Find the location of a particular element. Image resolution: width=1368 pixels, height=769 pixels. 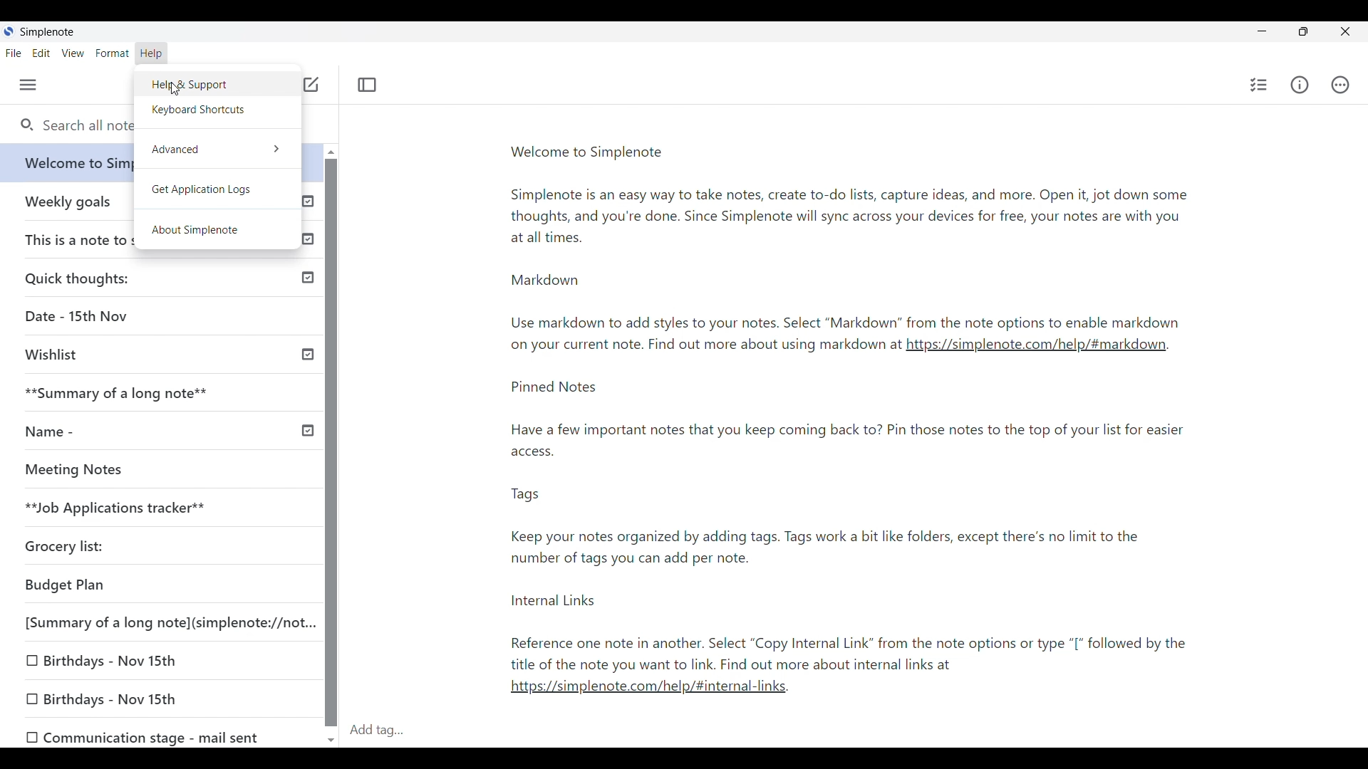

Vertical slide bar is located at coordinates (331, 442).